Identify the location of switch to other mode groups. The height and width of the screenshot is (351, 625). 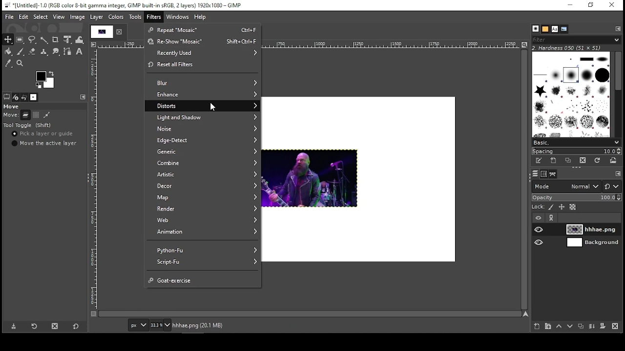
(612, 187).